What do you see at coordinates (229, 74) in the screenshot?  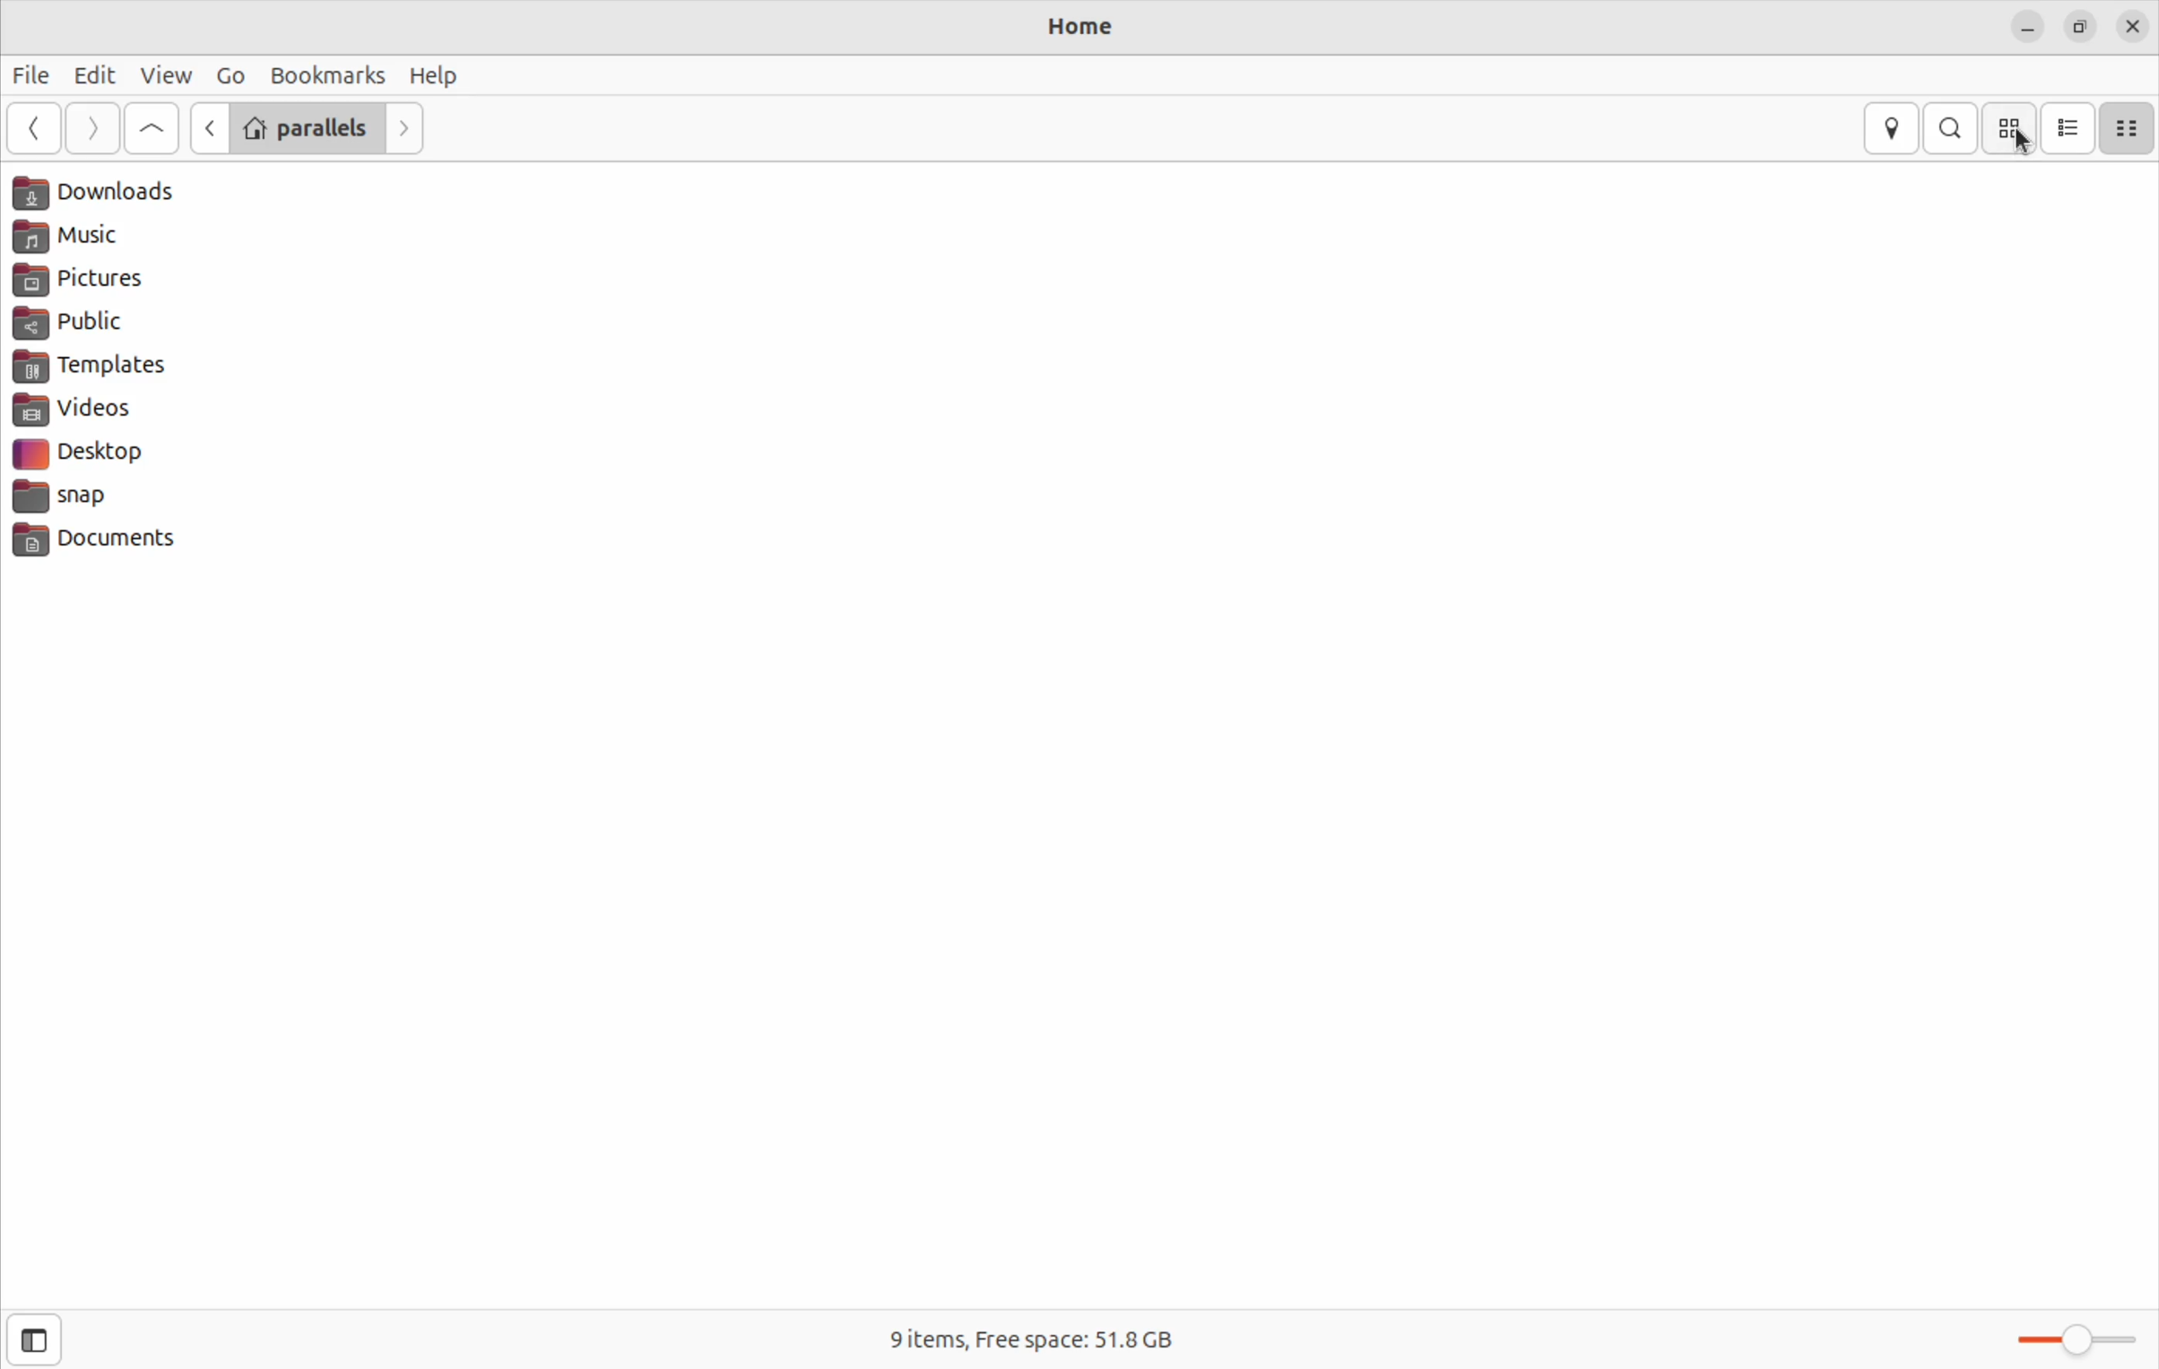 I see `Go` at bounding box center [229, 74].